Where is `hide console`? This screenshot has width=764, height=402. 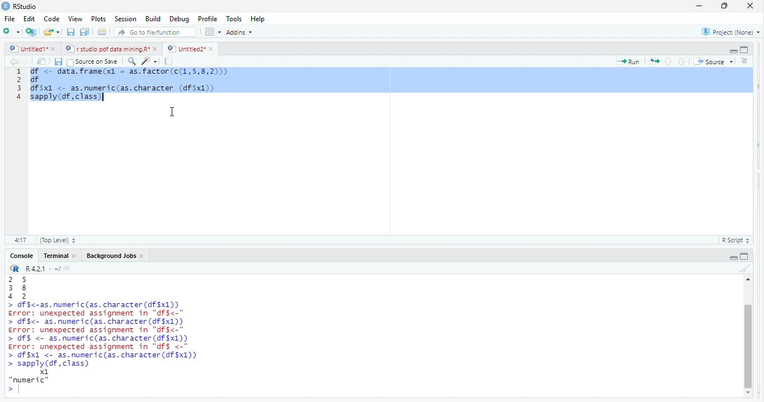 hide console is located at coordinates (746, 257).